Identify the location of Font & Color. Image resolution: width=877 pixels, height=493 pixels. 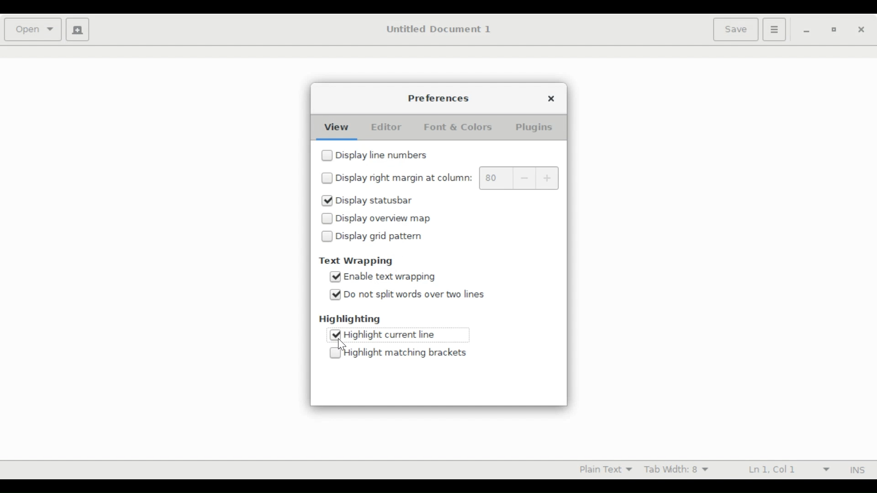
(458, 129).